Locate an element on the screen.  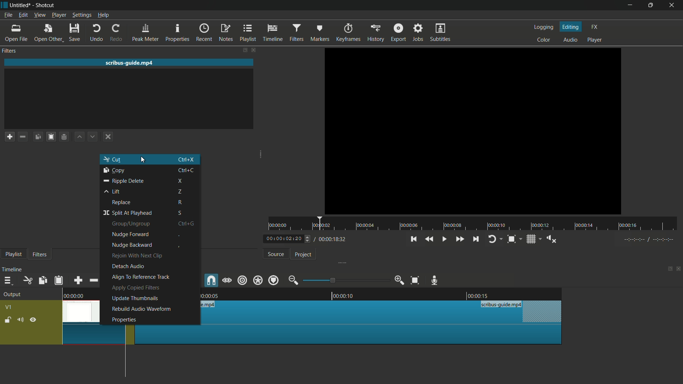
project is located at coordinates (302, 255).